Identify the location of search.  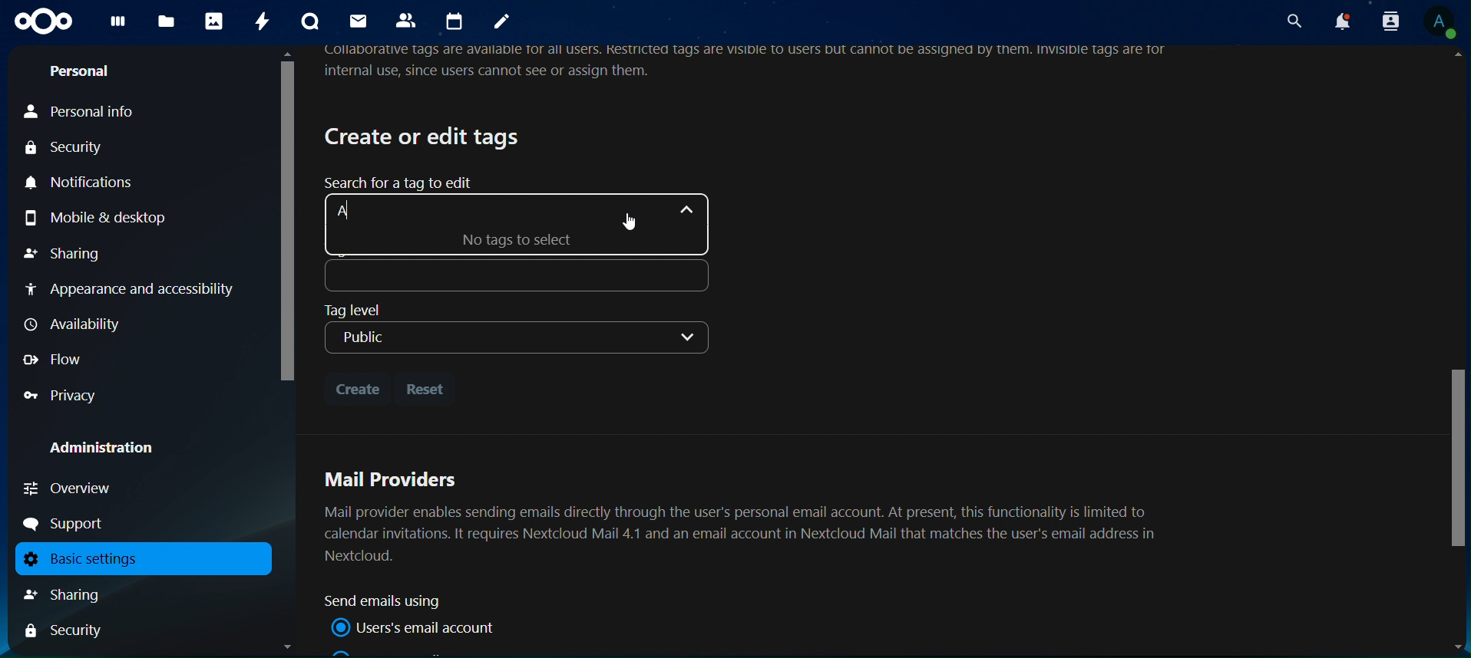
(1291, 21).